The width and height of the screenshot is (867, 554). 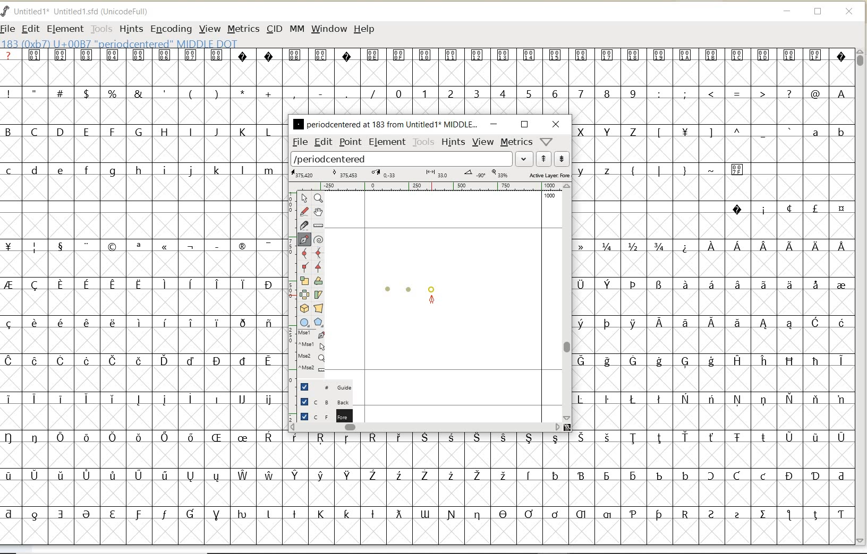 I want to click on edit, so click(x=322, y=142).